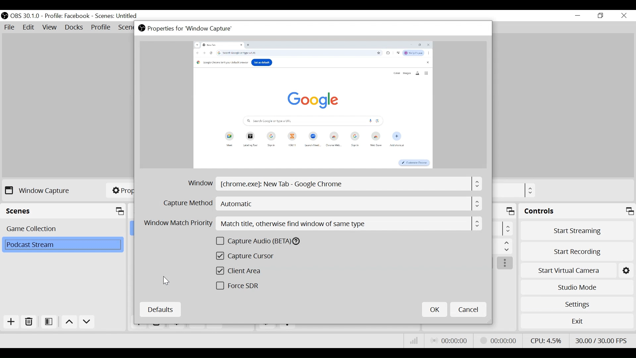 The height and width of the screenshot is (358, 636). I want to click on Add, so click(11, 322).